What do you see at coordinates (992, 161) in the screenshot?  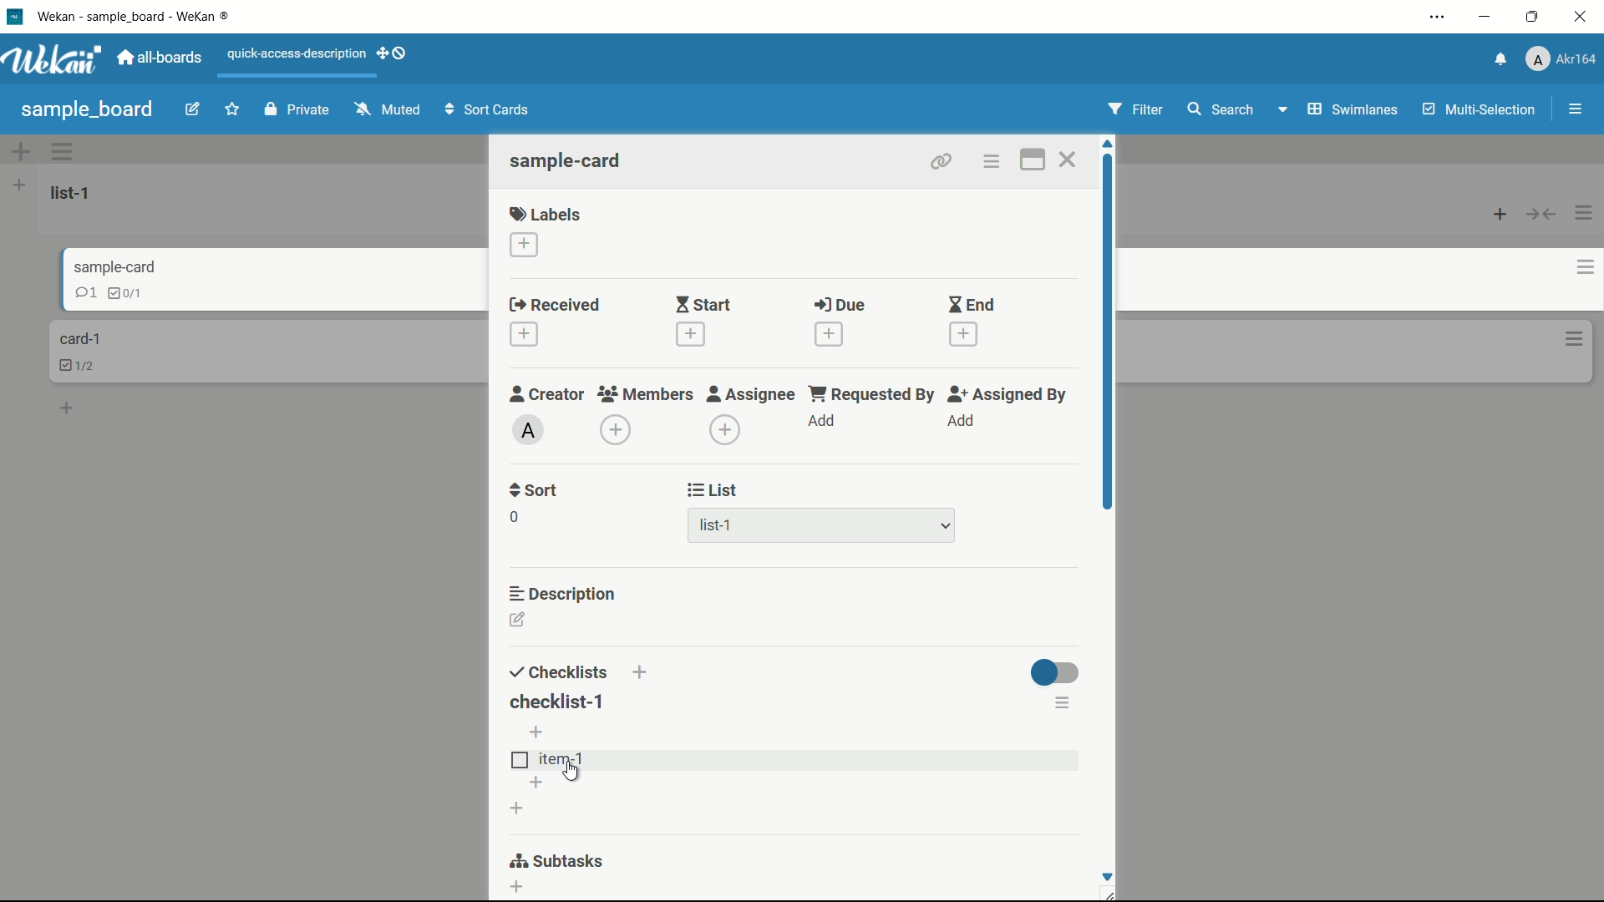 I see `card actions` at bounding box center [992, 161].